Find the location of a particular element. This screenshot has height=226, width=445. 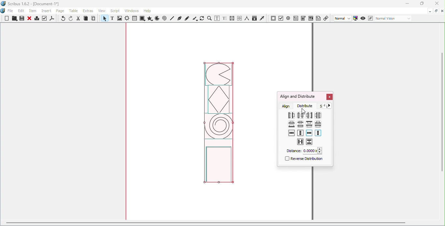

Freehand line is located at coordinates (187, 18).